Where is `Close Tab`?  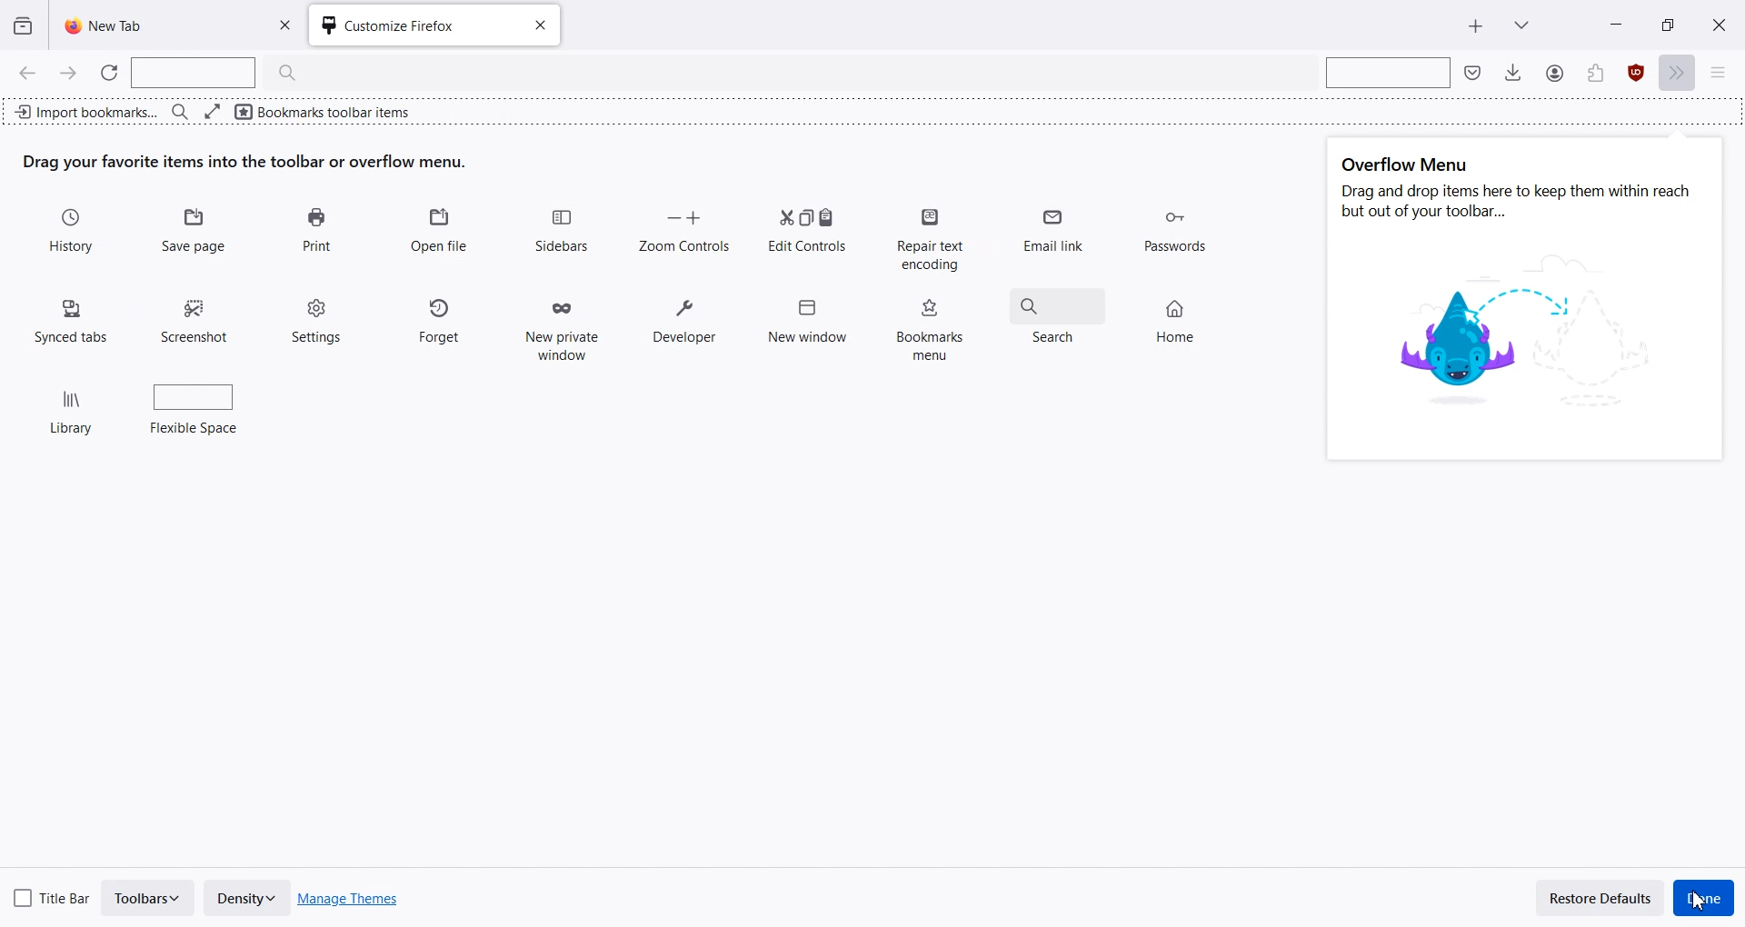 Close Tab is located at coordinates (290, 25).